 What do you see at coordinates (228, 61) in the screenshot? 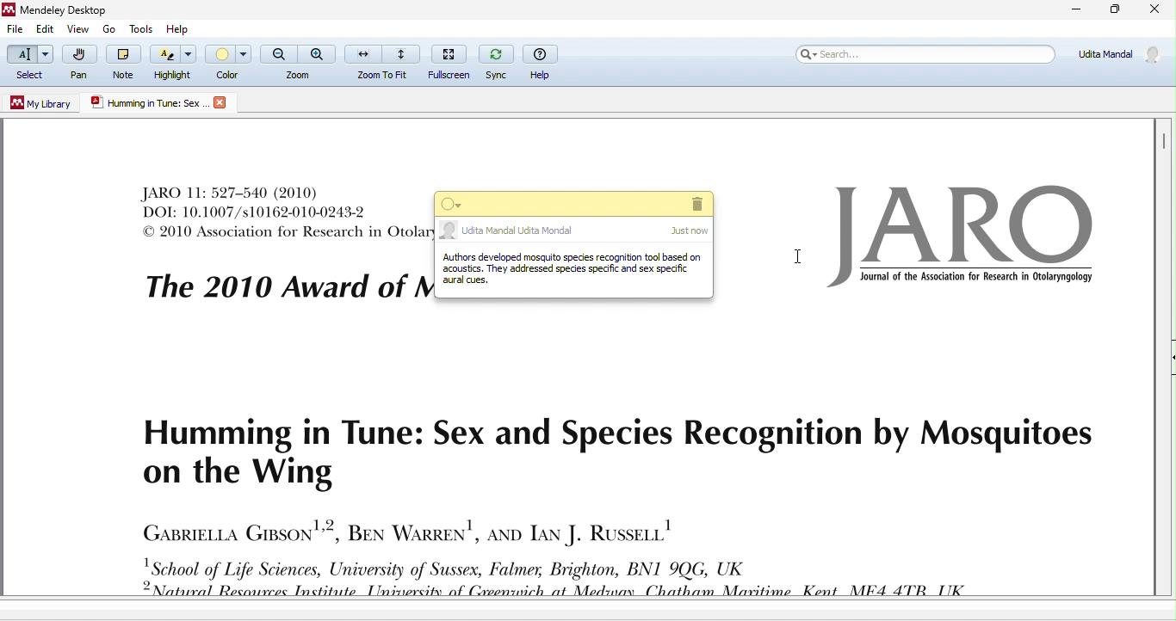
I see `color` at bounding box center [228, 61].